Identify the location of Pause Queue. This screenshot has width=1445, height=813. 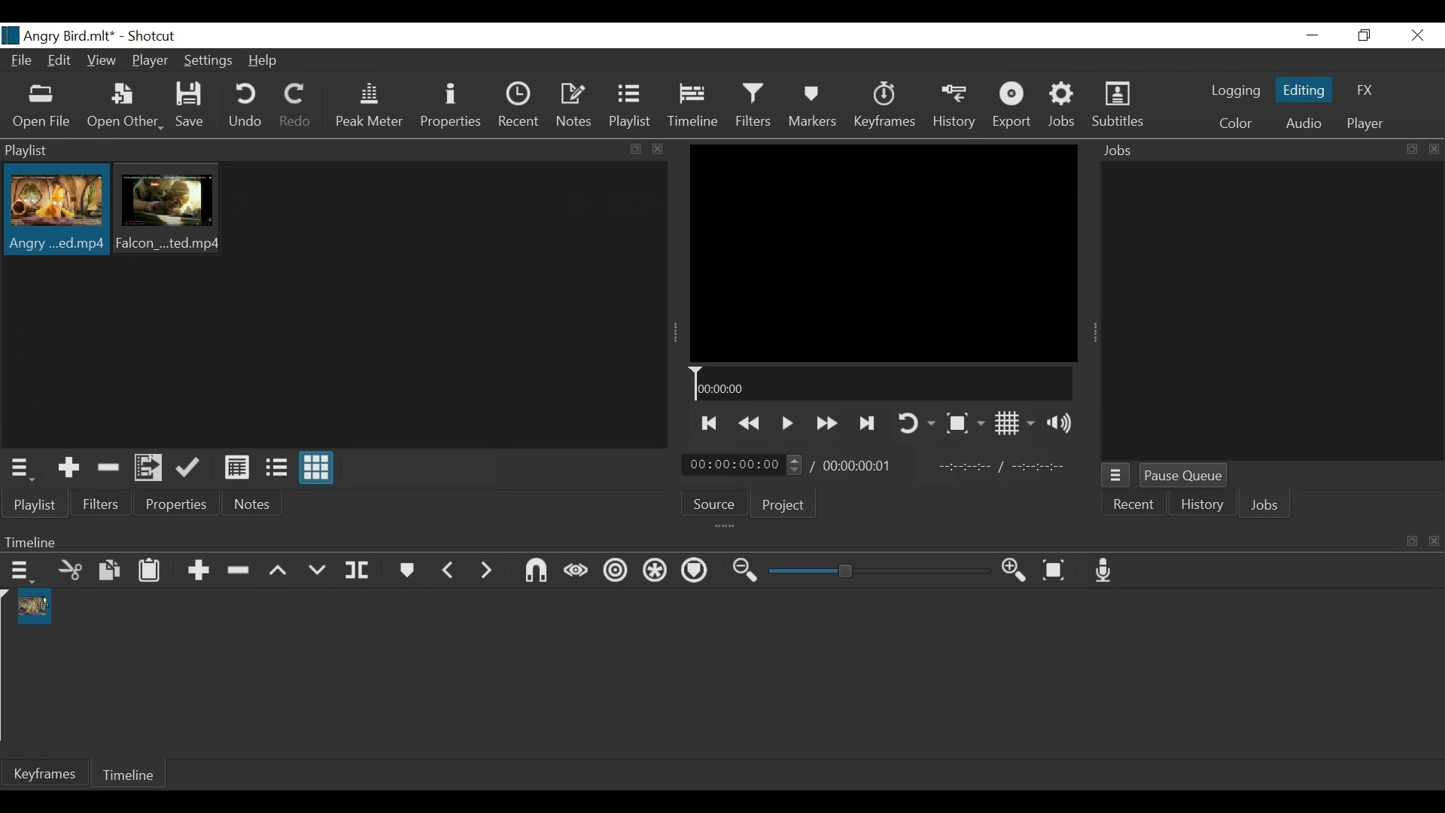
(1185, 475).